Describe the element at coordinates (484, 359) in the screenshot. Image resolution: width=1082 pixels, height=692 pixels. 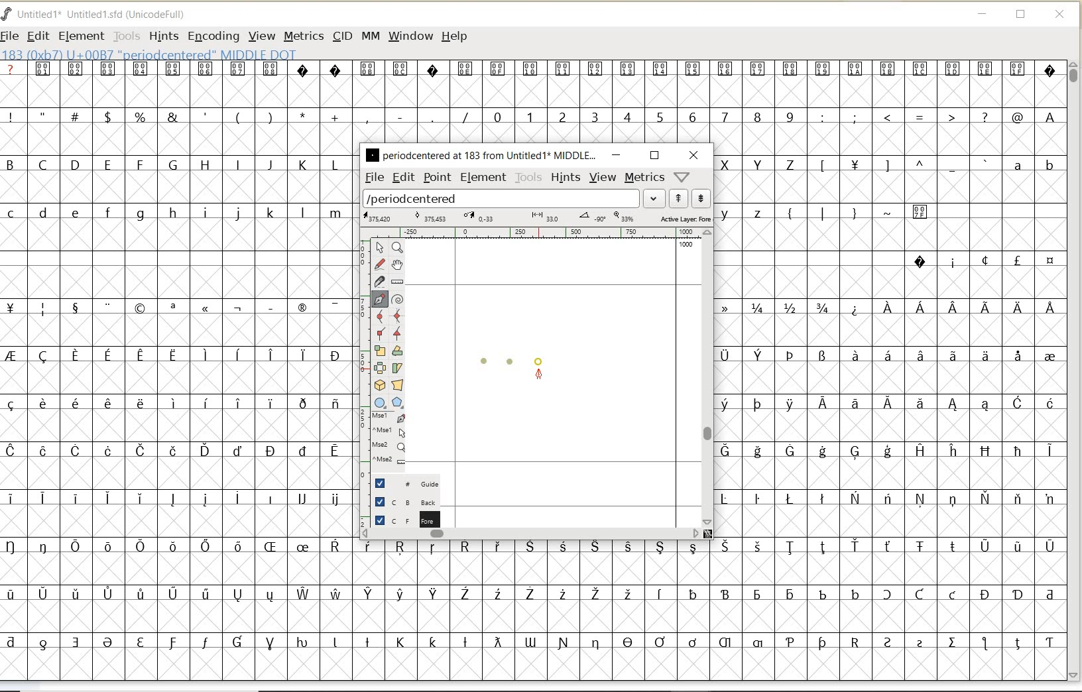
I see `dot` at that location.